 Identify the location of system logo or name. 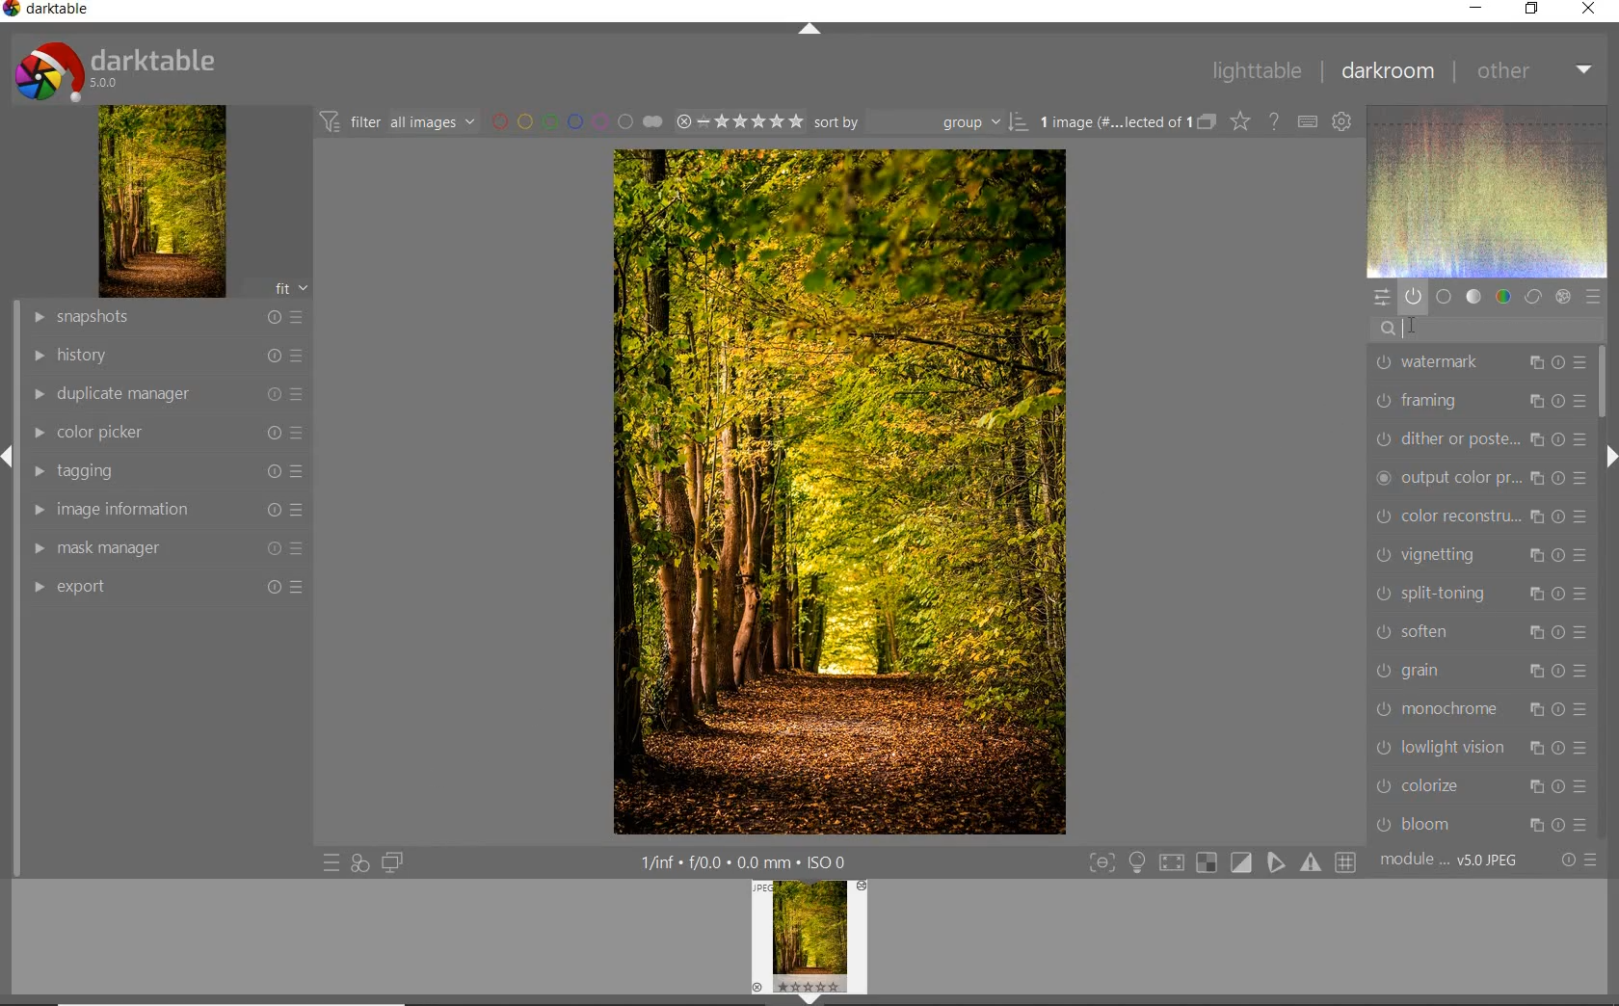
(122, 69).